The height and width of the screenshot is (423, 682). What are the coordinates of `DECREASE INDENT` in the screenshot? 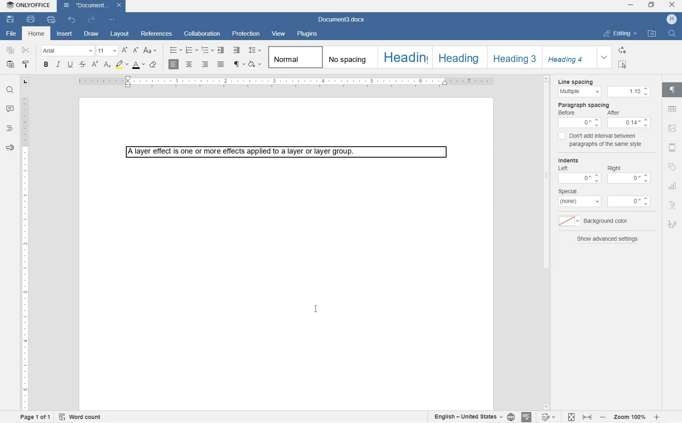 It's located at (222, 50).